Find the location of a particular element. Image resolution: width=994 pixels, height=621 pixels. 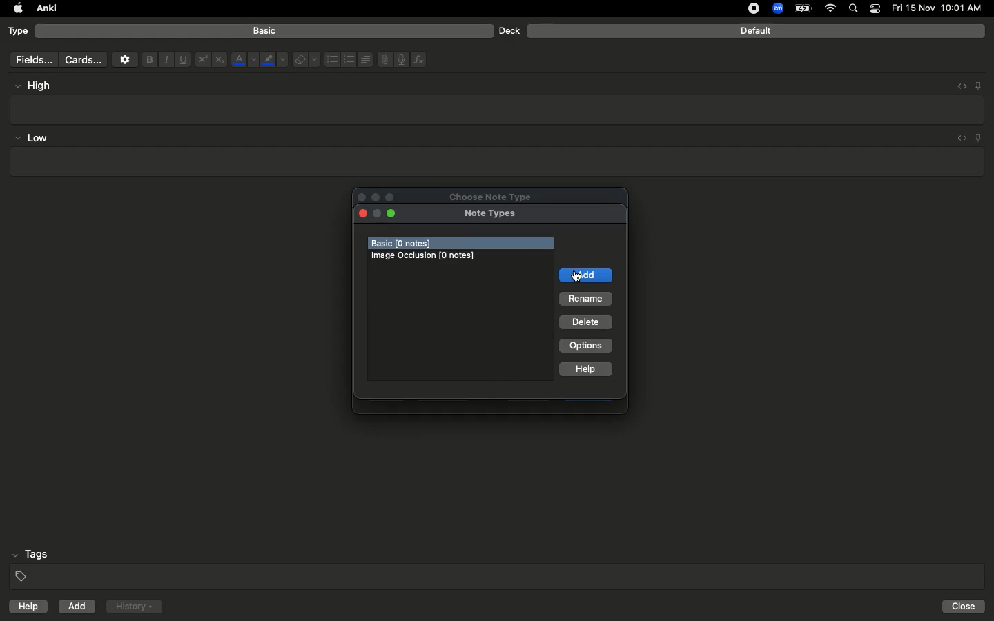

Tags is located at coordinates (498, 566).